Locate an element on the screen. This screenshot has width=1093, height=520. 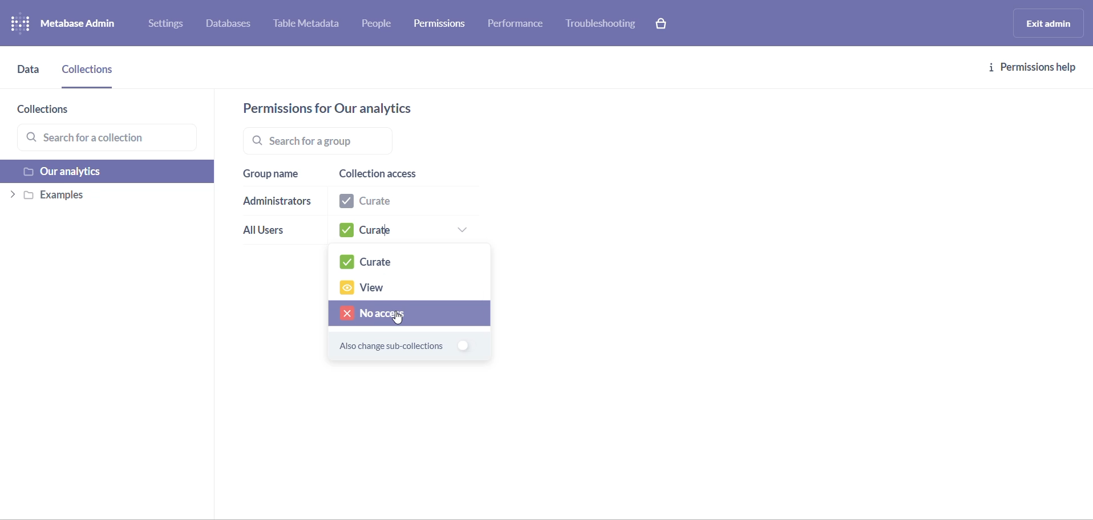
searchbar is located at coordinates (363, 140).